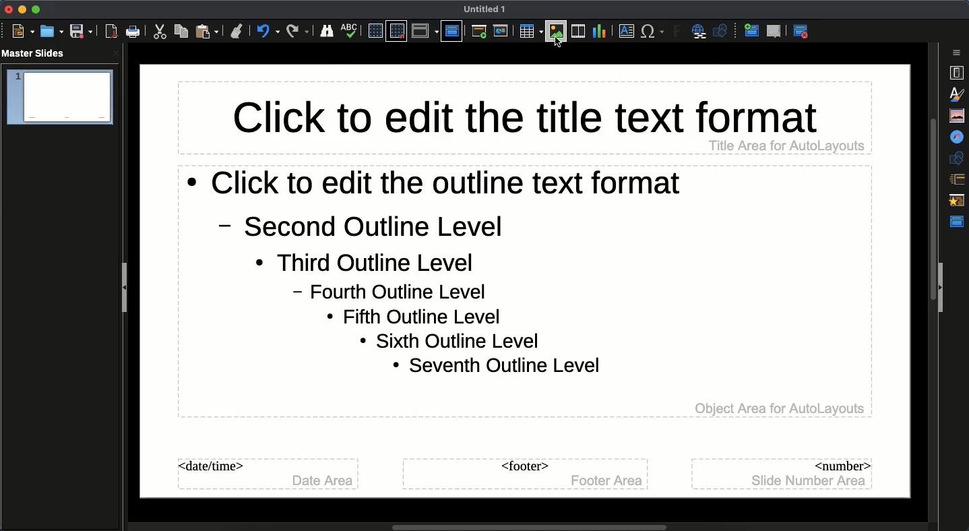 This screenshot has height=531, width=969. Describe the element at coordinates (59, 98) in the screenshot. I see `slide 1` at that location.